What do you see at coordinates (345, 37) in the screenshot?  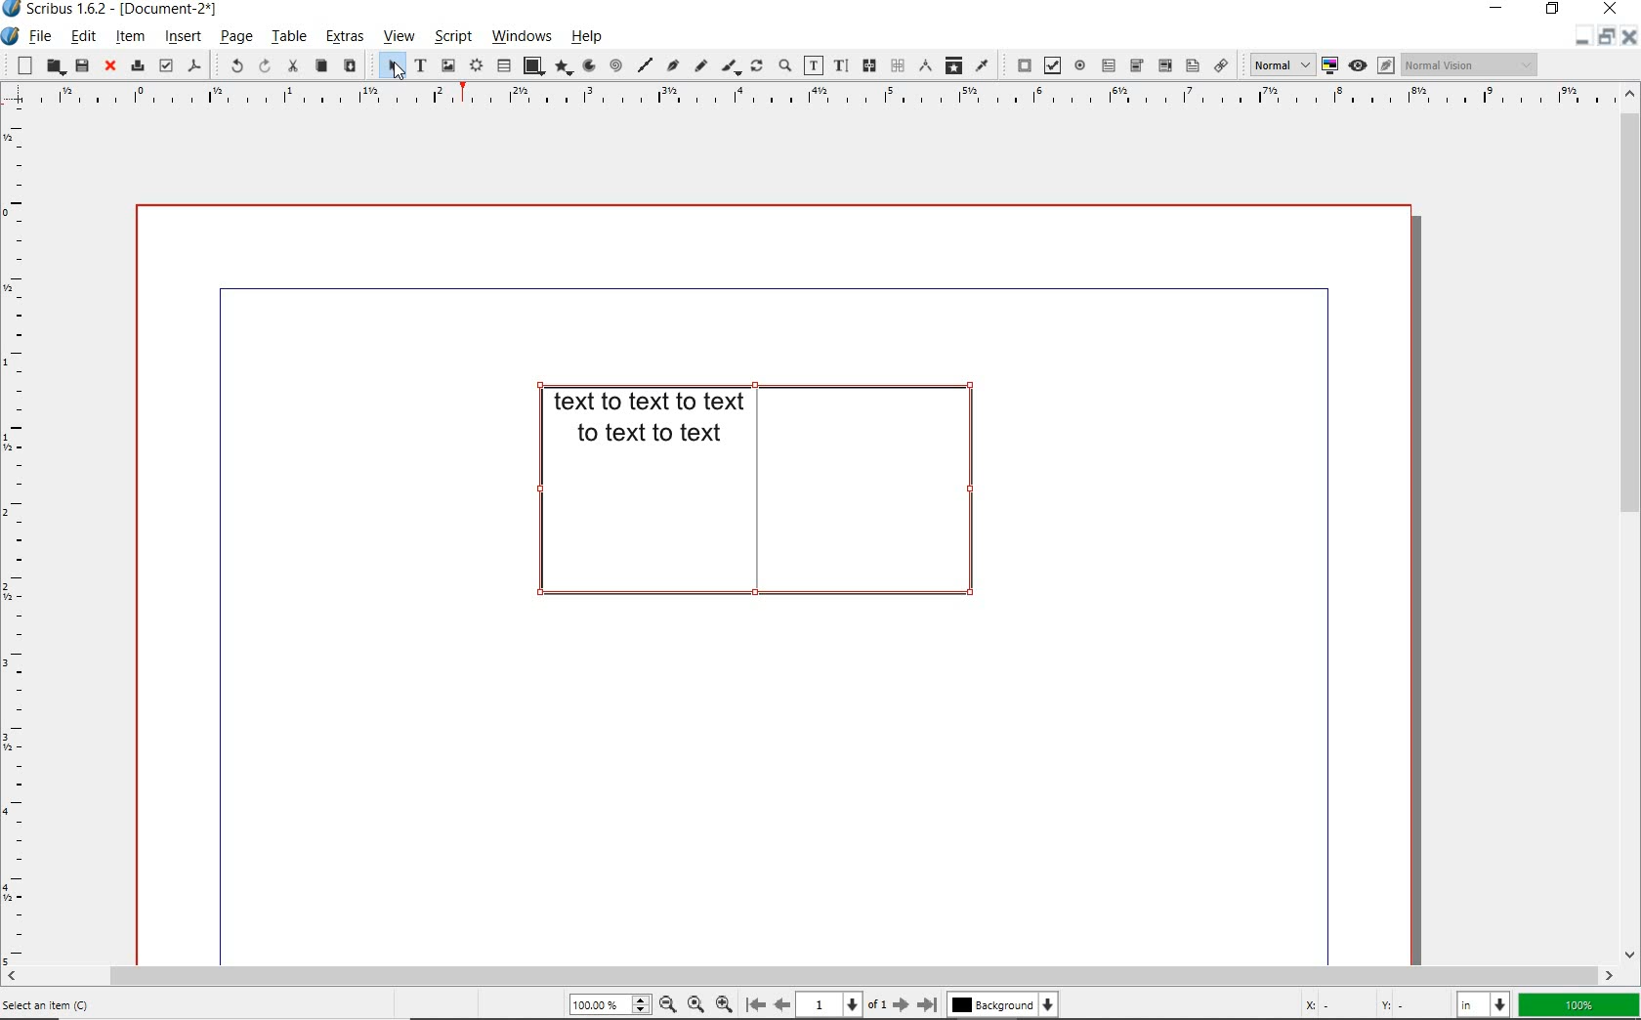 I see `extras` at bounding box center [345, 37].